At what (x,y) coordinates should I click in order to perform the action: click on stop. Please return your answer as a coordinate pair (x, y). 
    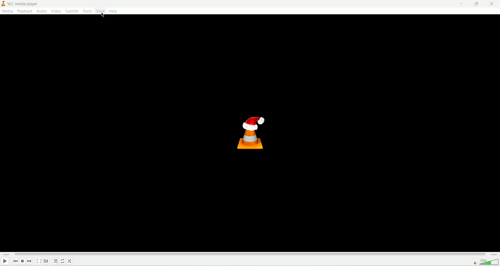
    Looking at the image, I should click on (22, 262).